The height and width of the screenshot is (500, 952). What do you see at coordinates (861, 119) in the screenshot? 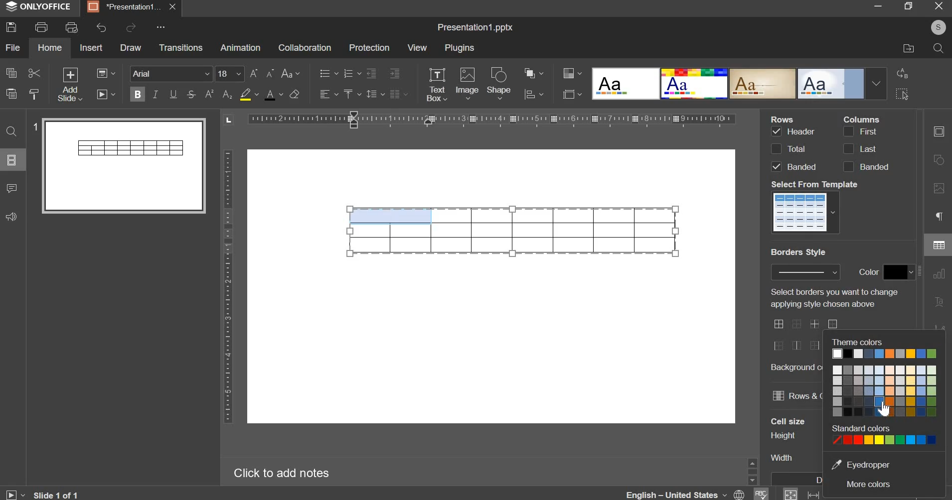
I see `Column` at bounding box center [861, 119].